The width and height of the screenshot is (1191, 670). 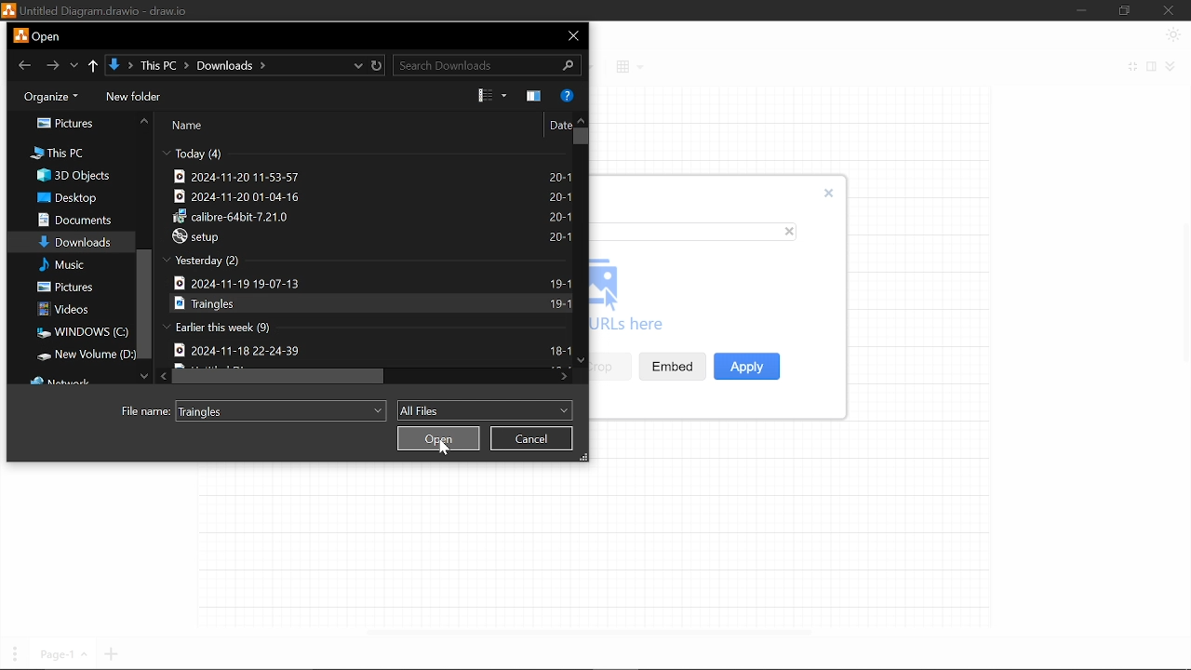 What do you see at coordinates (164, 377) in the screenshot?
I see `Move right in files in "Download"` at bounding box center [164, 377].